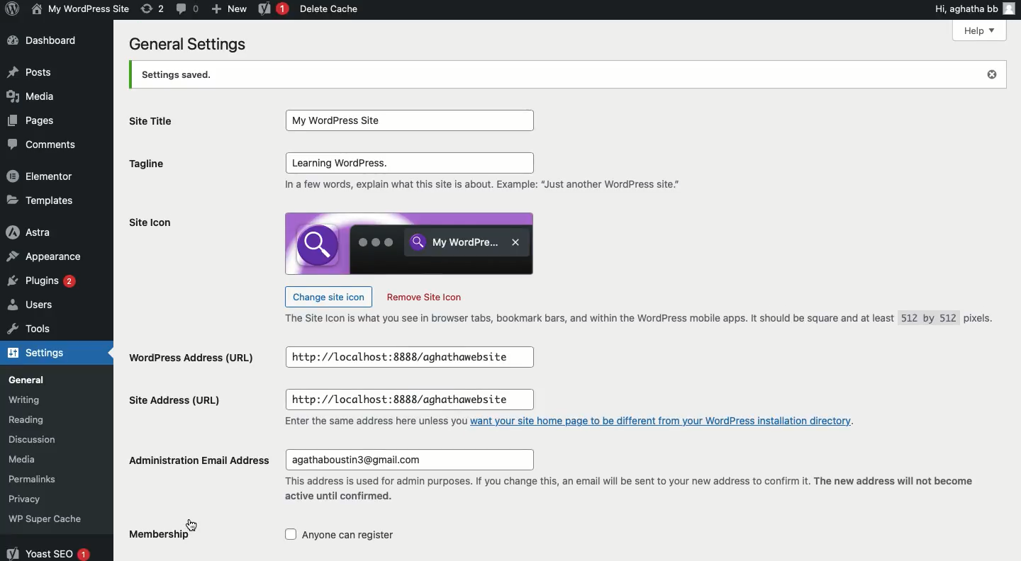 The image size is (1021, 561). What do you see at coordinates (272, 9) in the screenshot?
I see `Yoast 1` at bounding box center [272, 9].